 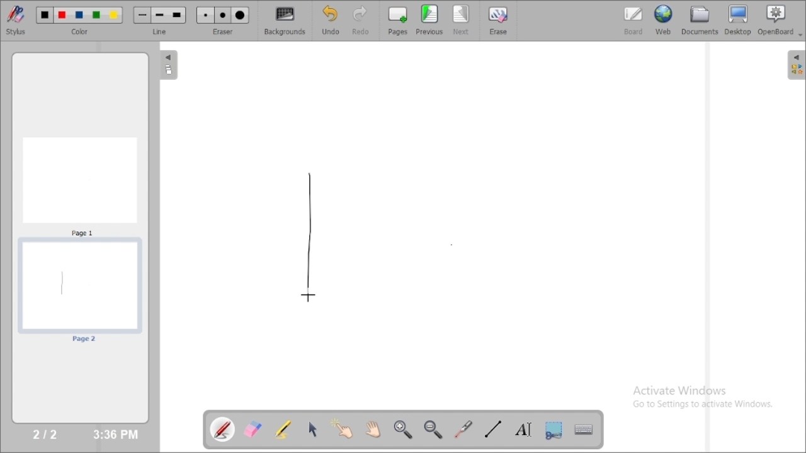 I want to click on Large line, so click(x=178, y=16).